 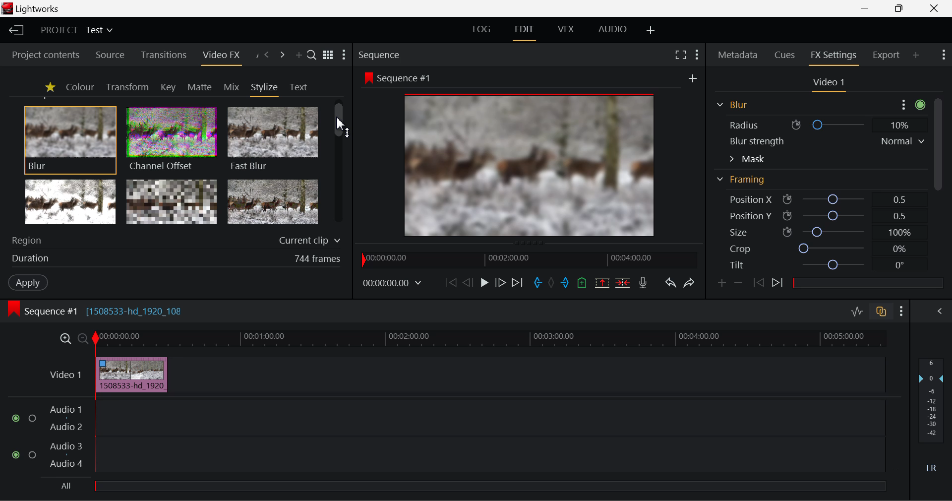 I want to click on more options, so click(x=910, y=103).